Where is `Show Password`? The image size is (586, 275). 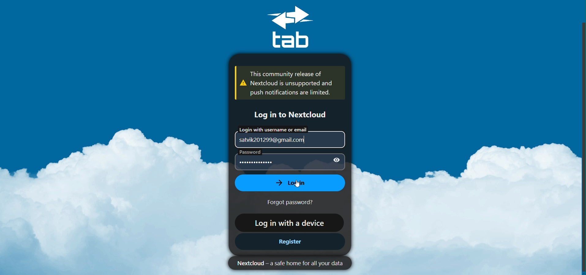
Show Password is located at coordinates (336, 160).